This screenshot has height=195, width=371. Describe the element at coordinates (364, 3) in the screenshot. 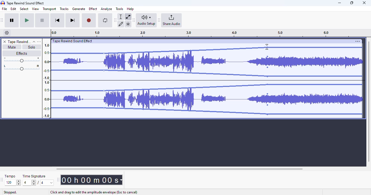

I see `close` at that location.